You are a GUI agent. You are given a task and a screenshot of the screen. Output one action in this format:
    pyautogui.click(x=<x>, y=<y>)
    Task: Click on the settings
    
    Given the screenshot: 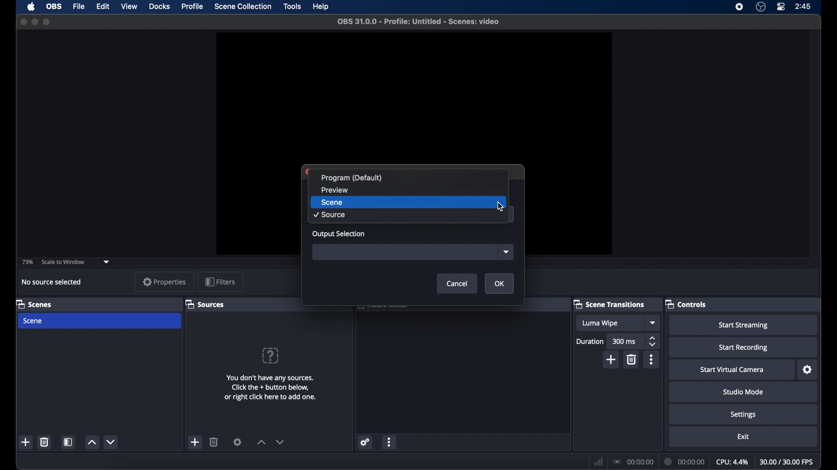 What is the action you would take?
    pyautogui.click(x=365, y=443)
    